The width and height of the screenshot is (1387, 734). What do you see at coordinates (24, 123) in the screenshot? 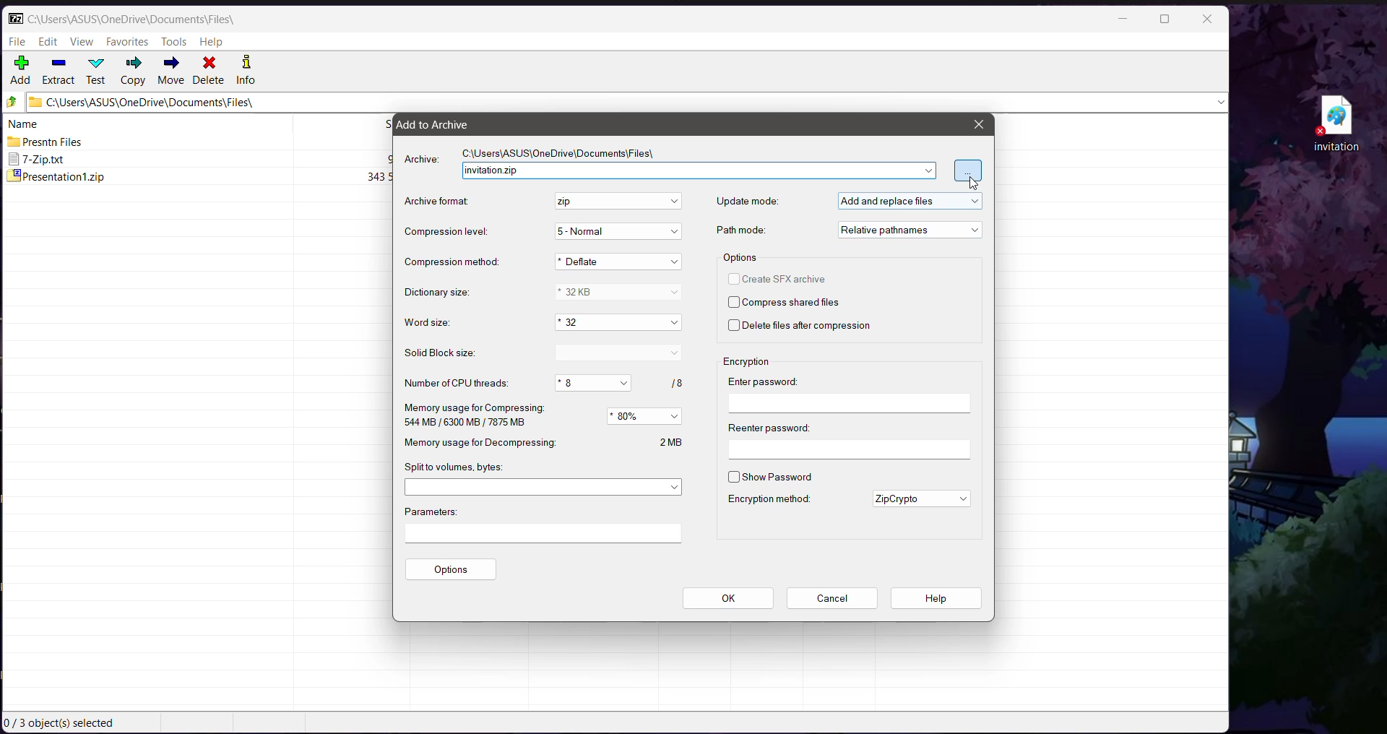
I see `name` at bounding box center [24, 123].